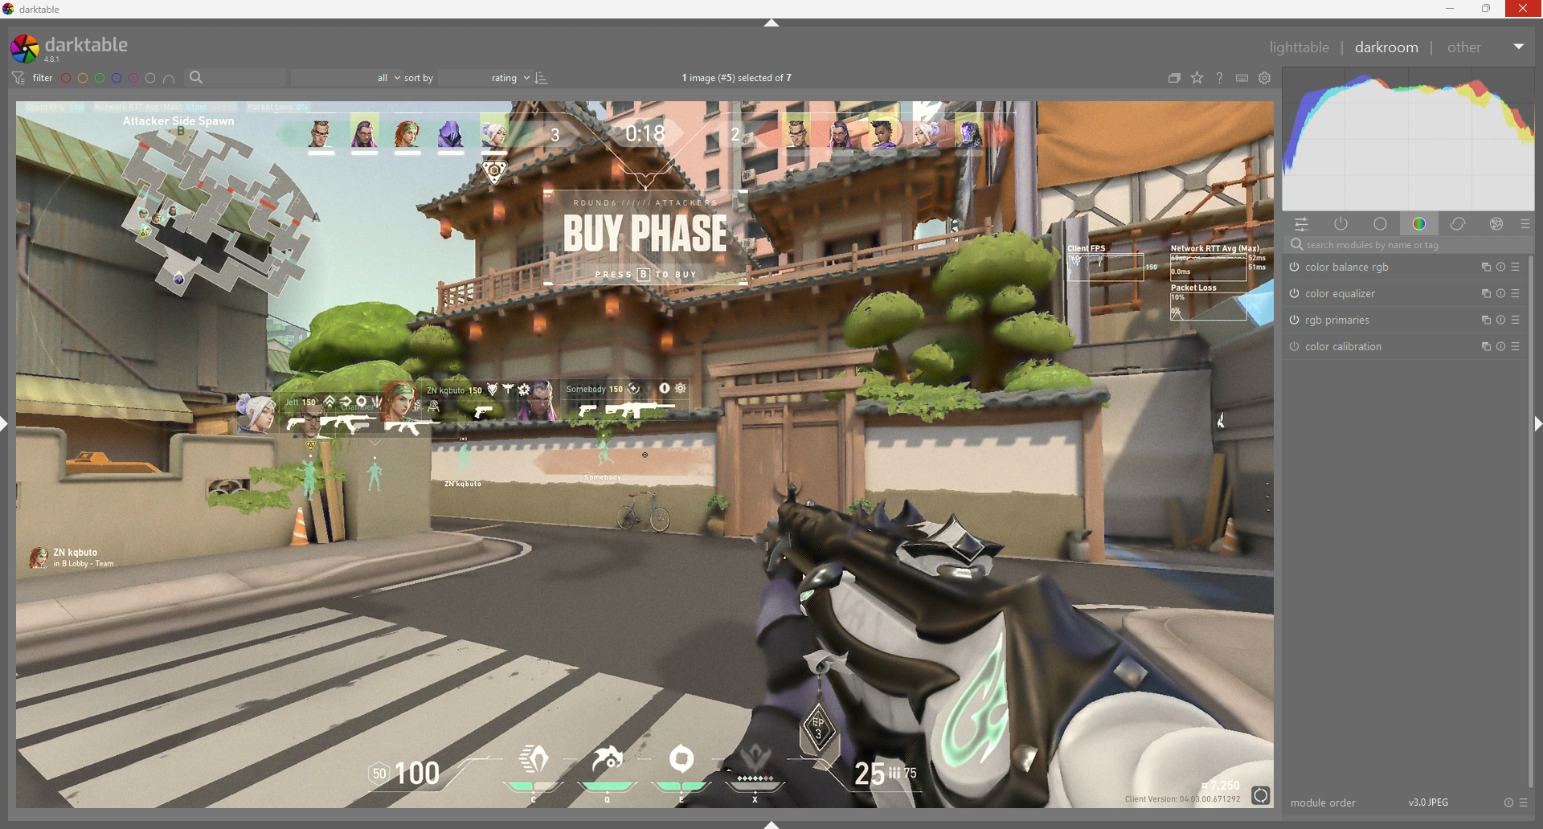 The width and height of the screenshot is (1543, 829). What do you see at coordinates (1481, 267) in the screenshot?
I see `multiple instances action` at bounding box center [1481, 267].